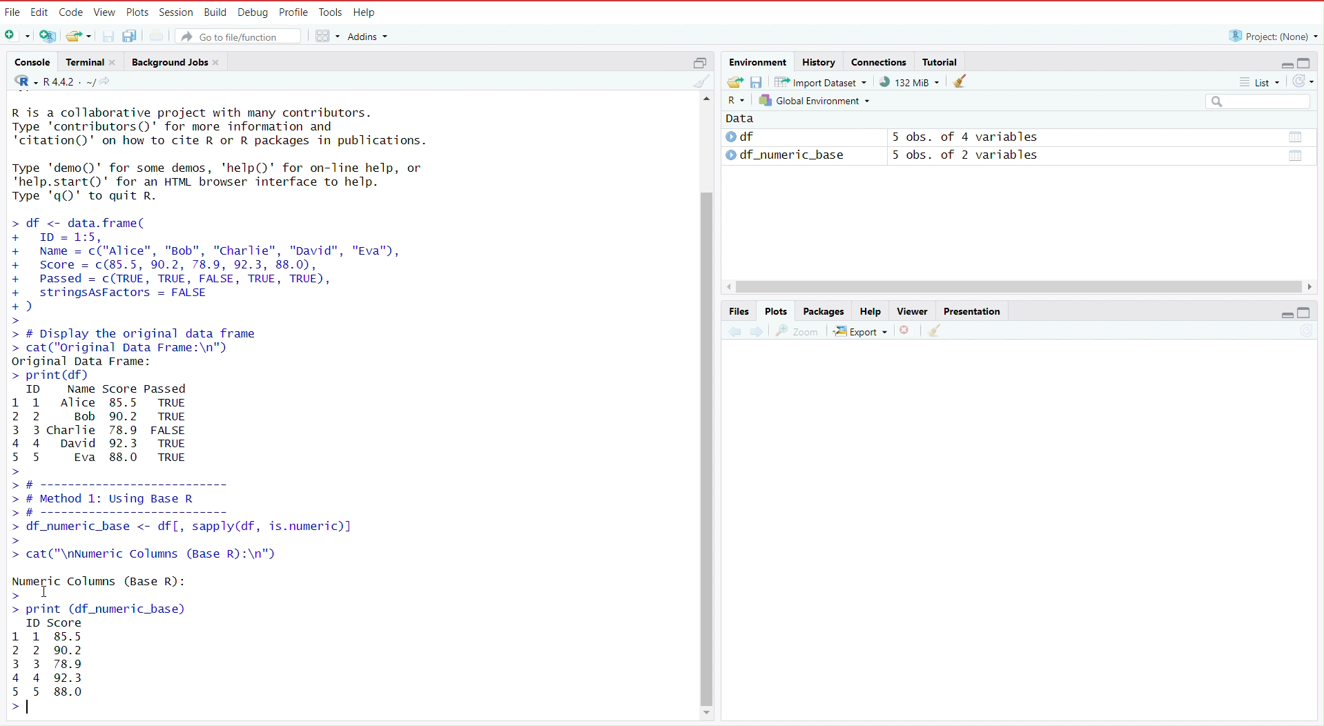 The image size is (1324, 726). Describe the element at coordinates (48, 35) in the screenshot. I see `create a project` at that location.